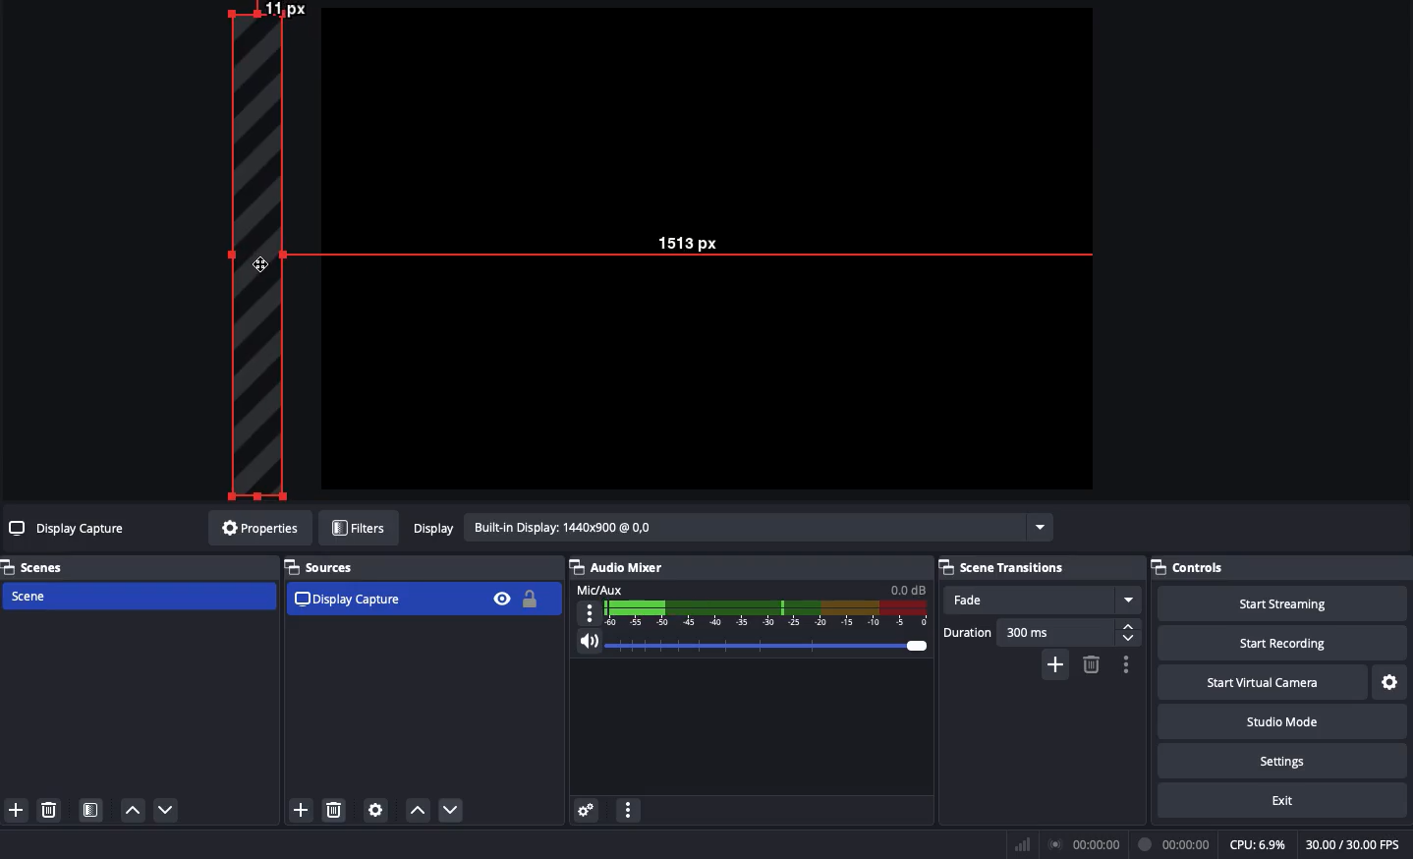 This screenshot has height=859, width=1413. What do you see at coordinates (1280, 719) in the screenshot?
I see `Studio mode` at bounding box center [1280, 719].